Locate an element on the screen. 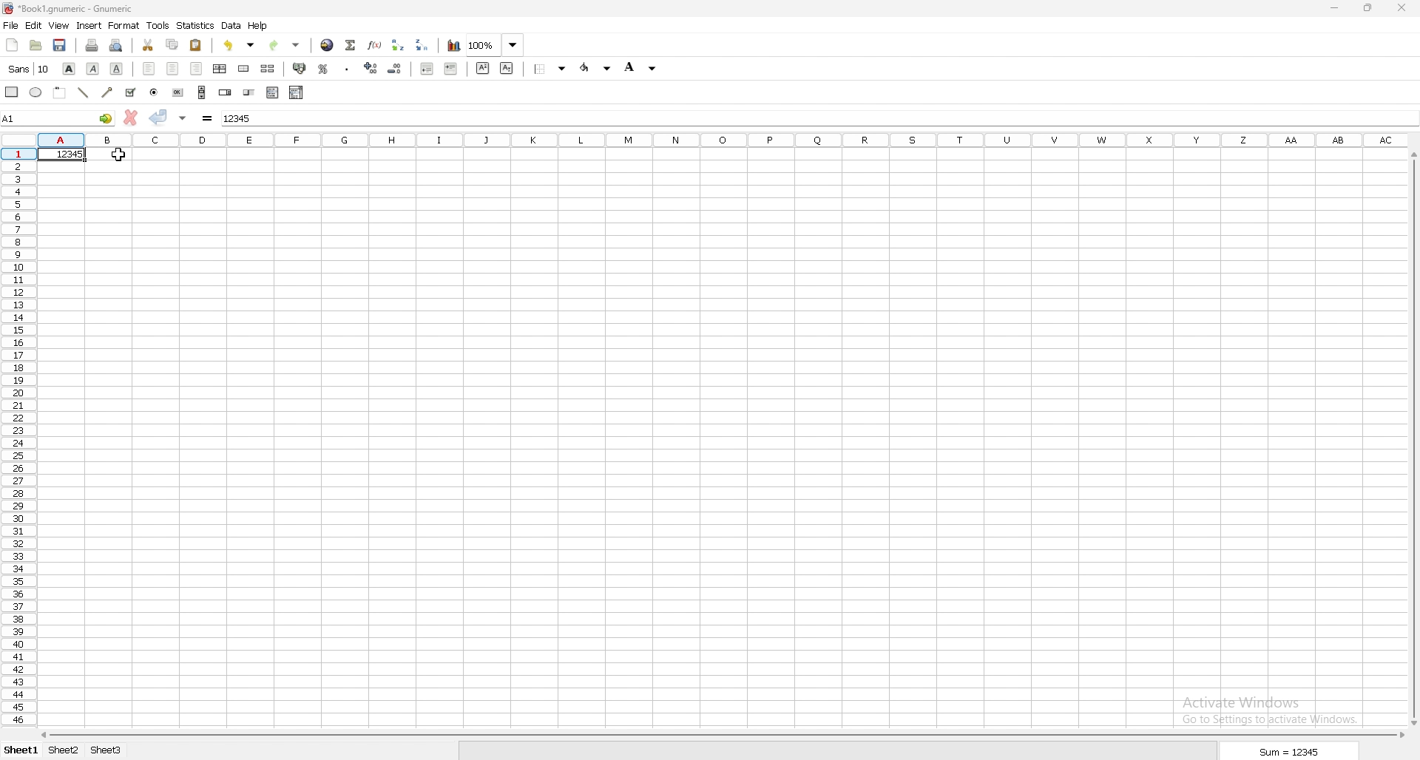 This screenshot has height=760, width=1420. sort ascending is located at coordinates (399, 45).